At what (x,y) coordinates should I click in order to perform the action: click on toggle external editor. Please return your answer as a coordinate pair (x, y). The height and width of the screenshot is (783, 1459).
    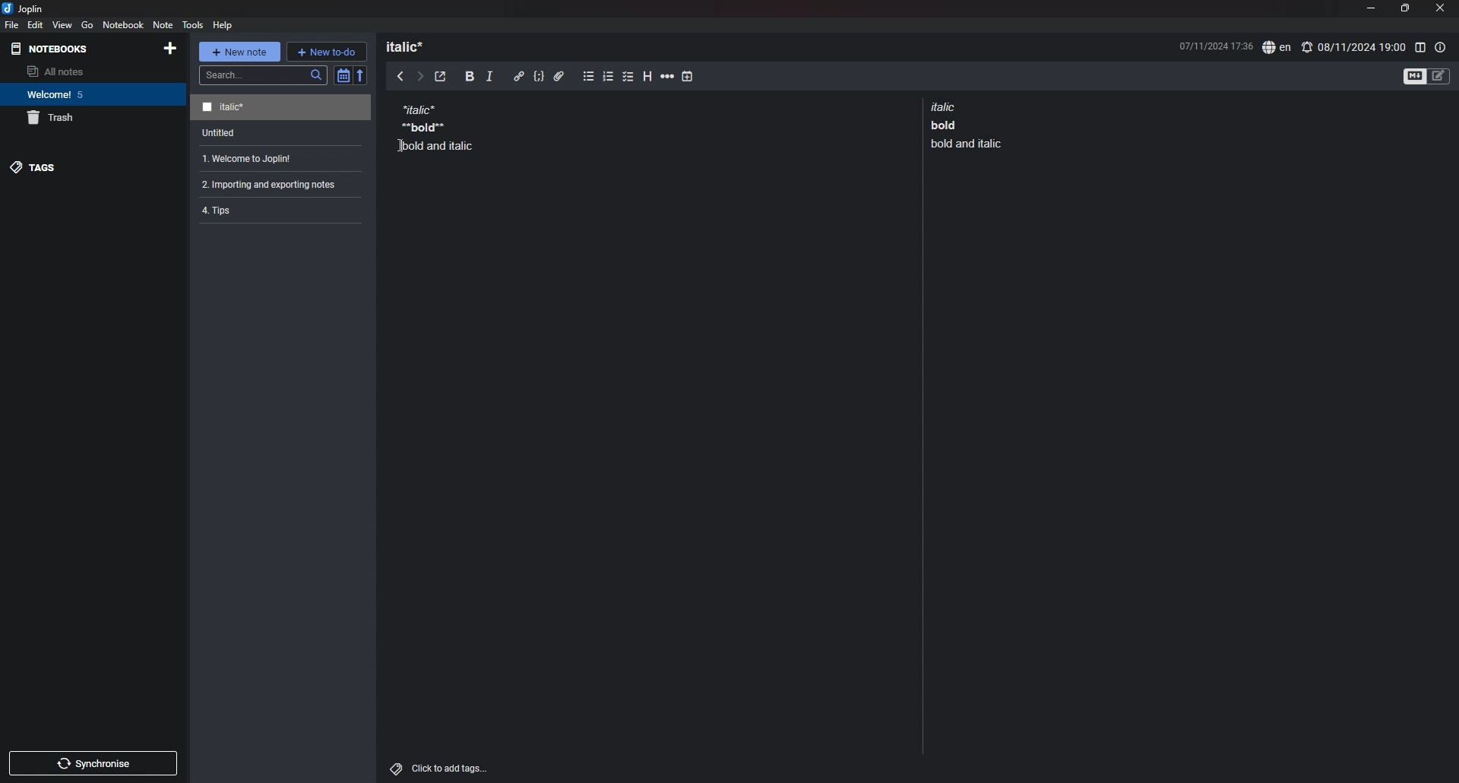
    Looking at the image, I should click on (441, 77).